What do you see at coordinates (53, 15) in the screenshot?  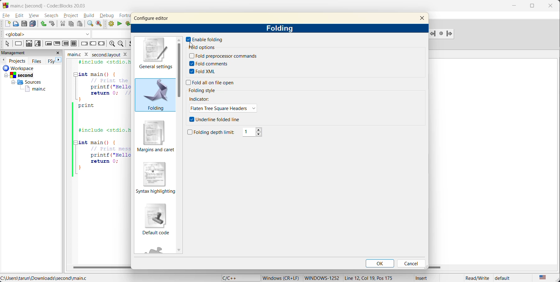 I see `search` at bounding box center [53, 15].